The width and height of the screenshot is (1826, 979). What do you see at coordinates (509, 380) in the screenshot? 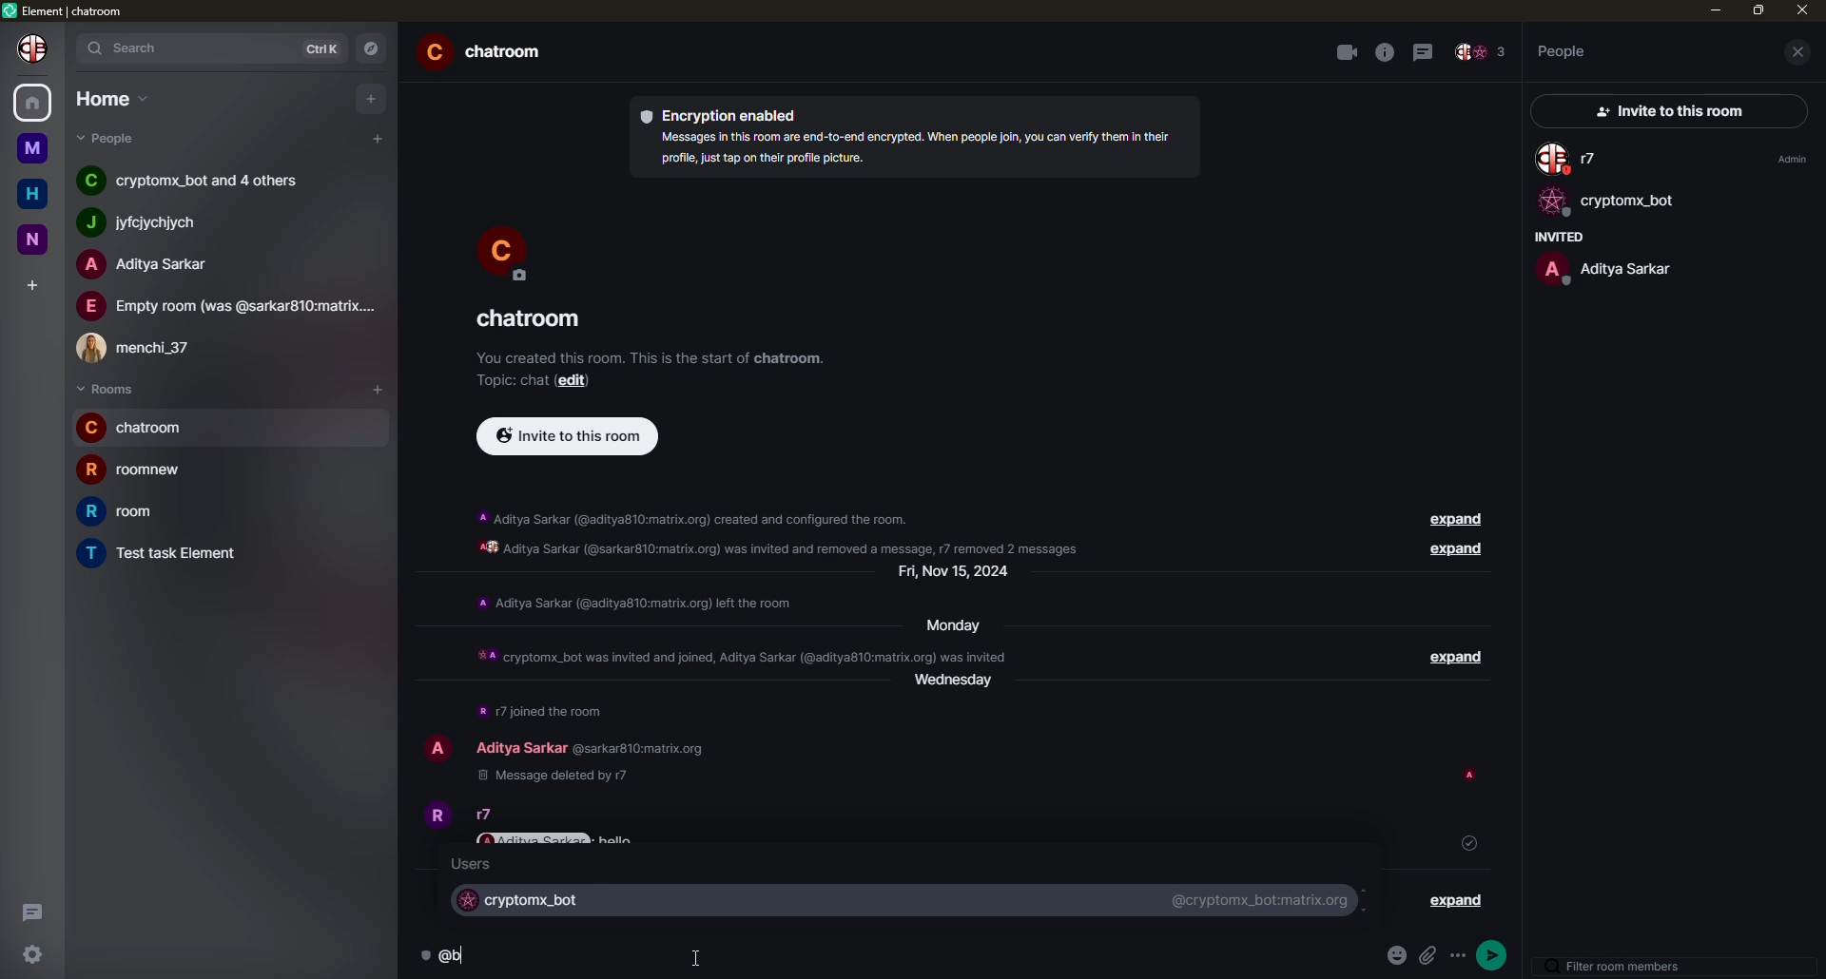
I see `topic` at bounding box center [509, 380].